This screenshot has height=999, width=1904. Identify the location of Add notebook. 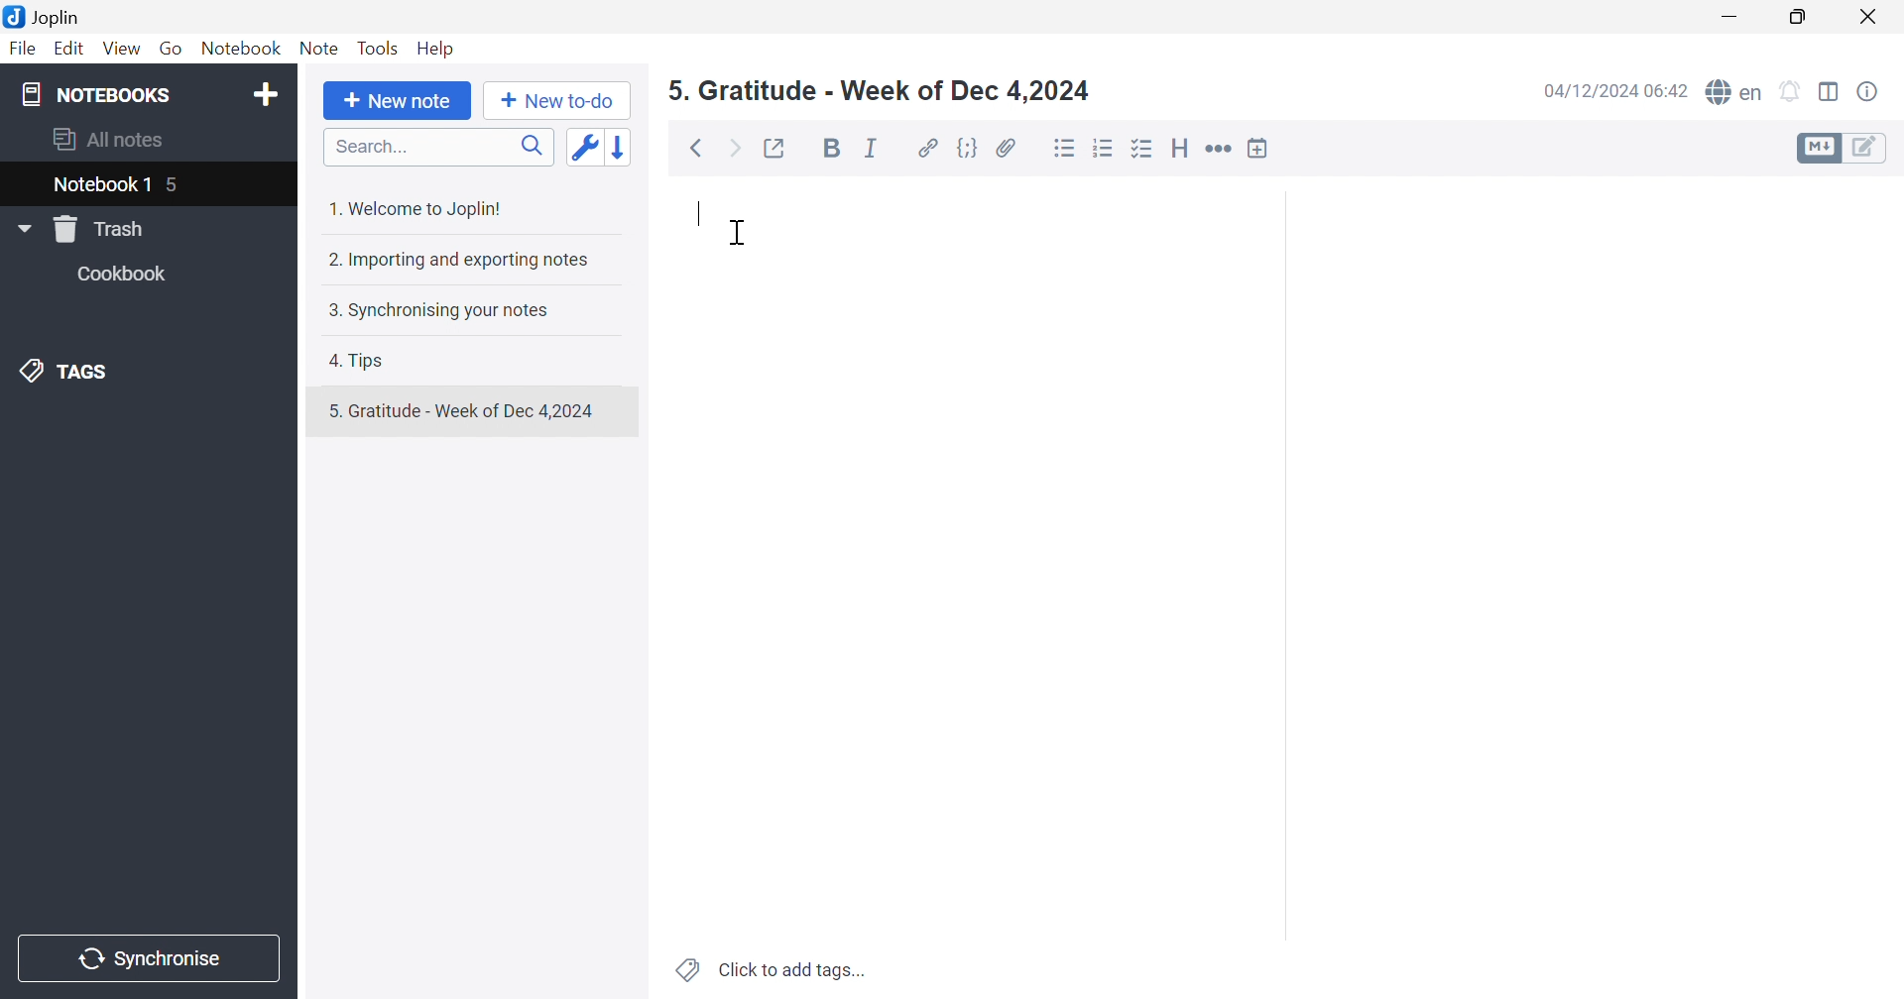
(267, 93).